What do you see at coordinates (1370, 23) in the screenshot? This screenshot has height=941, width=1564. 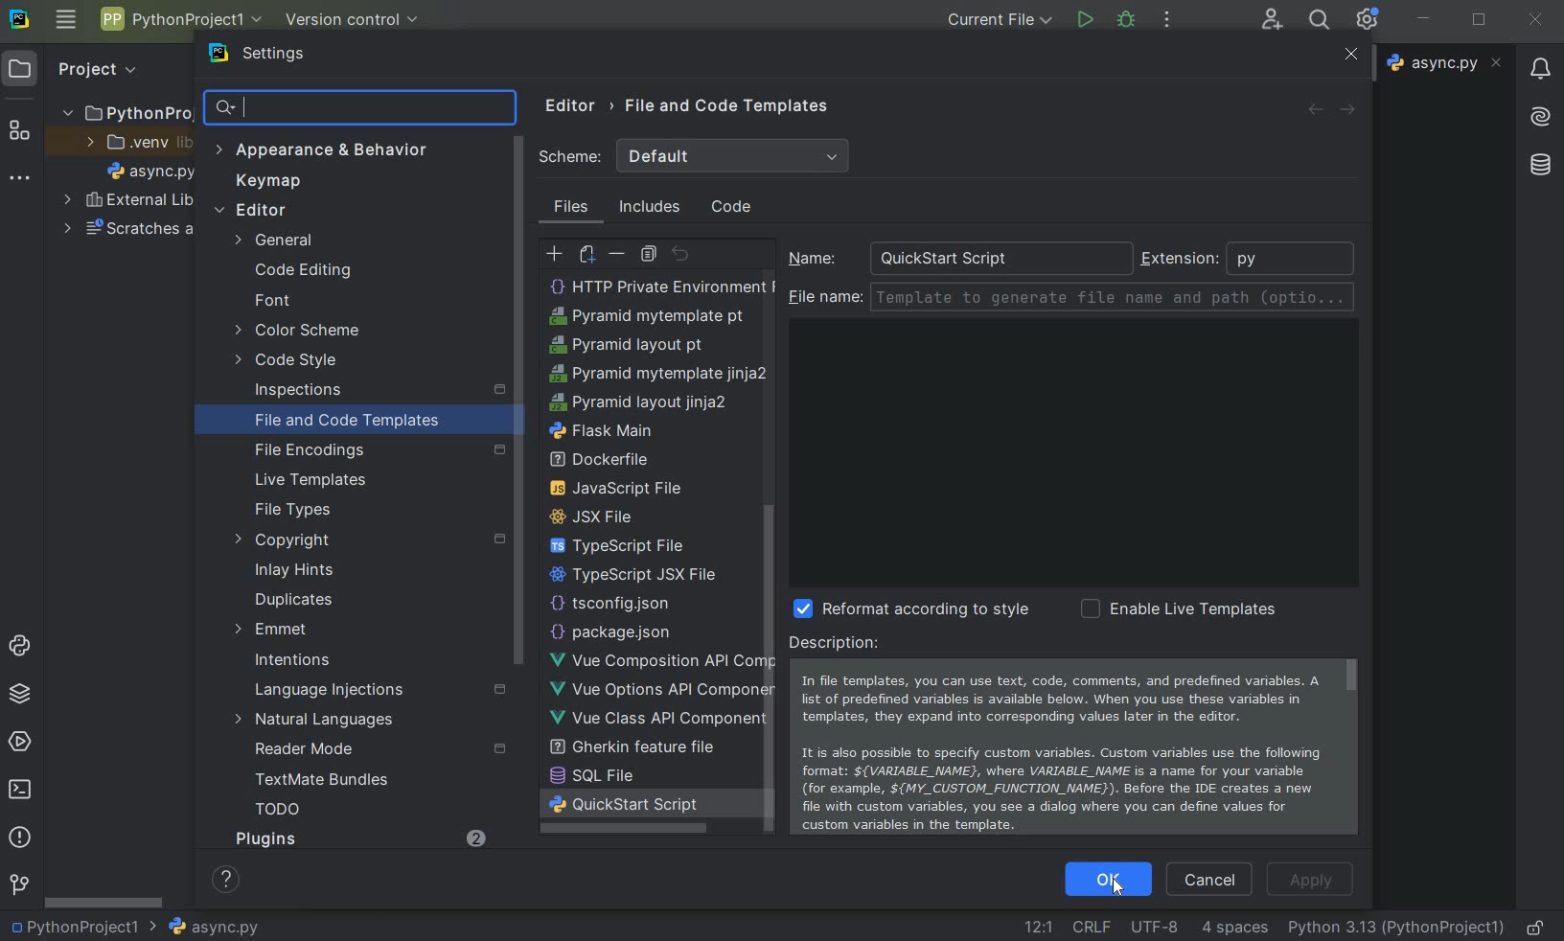 I see `Ide and Project Settings` at bounding box center [1370, 23].